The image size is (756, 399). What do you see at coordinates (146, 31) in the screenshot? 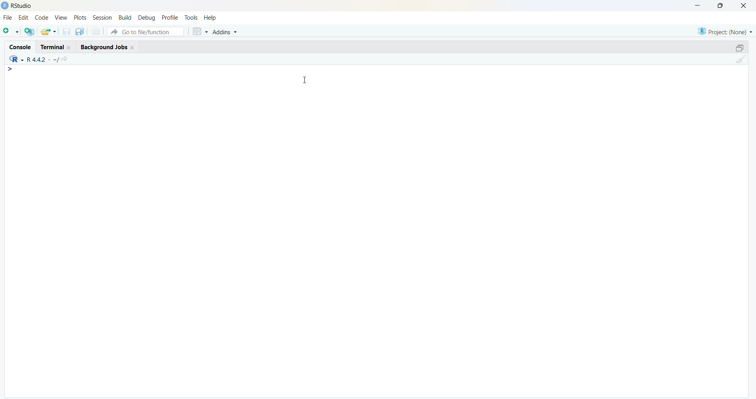
I see `go to file/function` at bounding box center [146, 31].